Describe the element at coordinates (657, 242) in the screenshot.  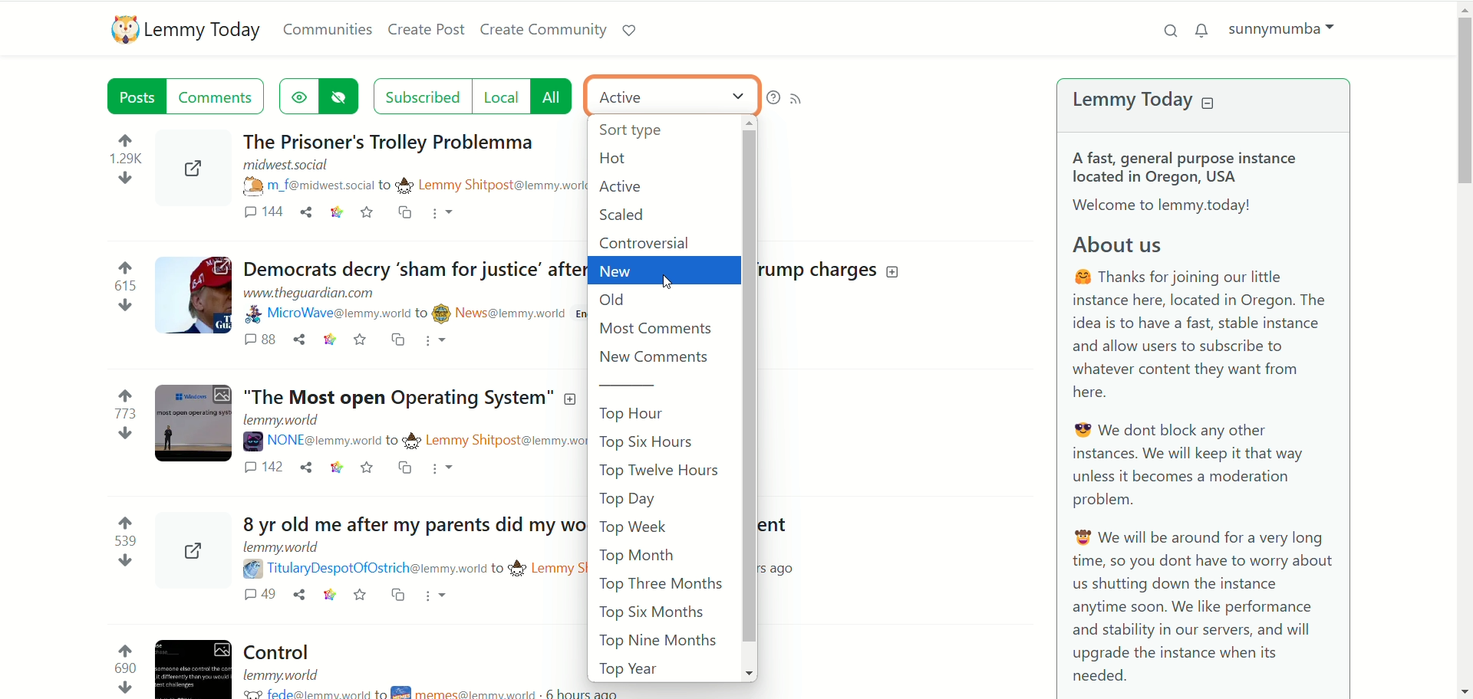
I see `controversial` at that location.